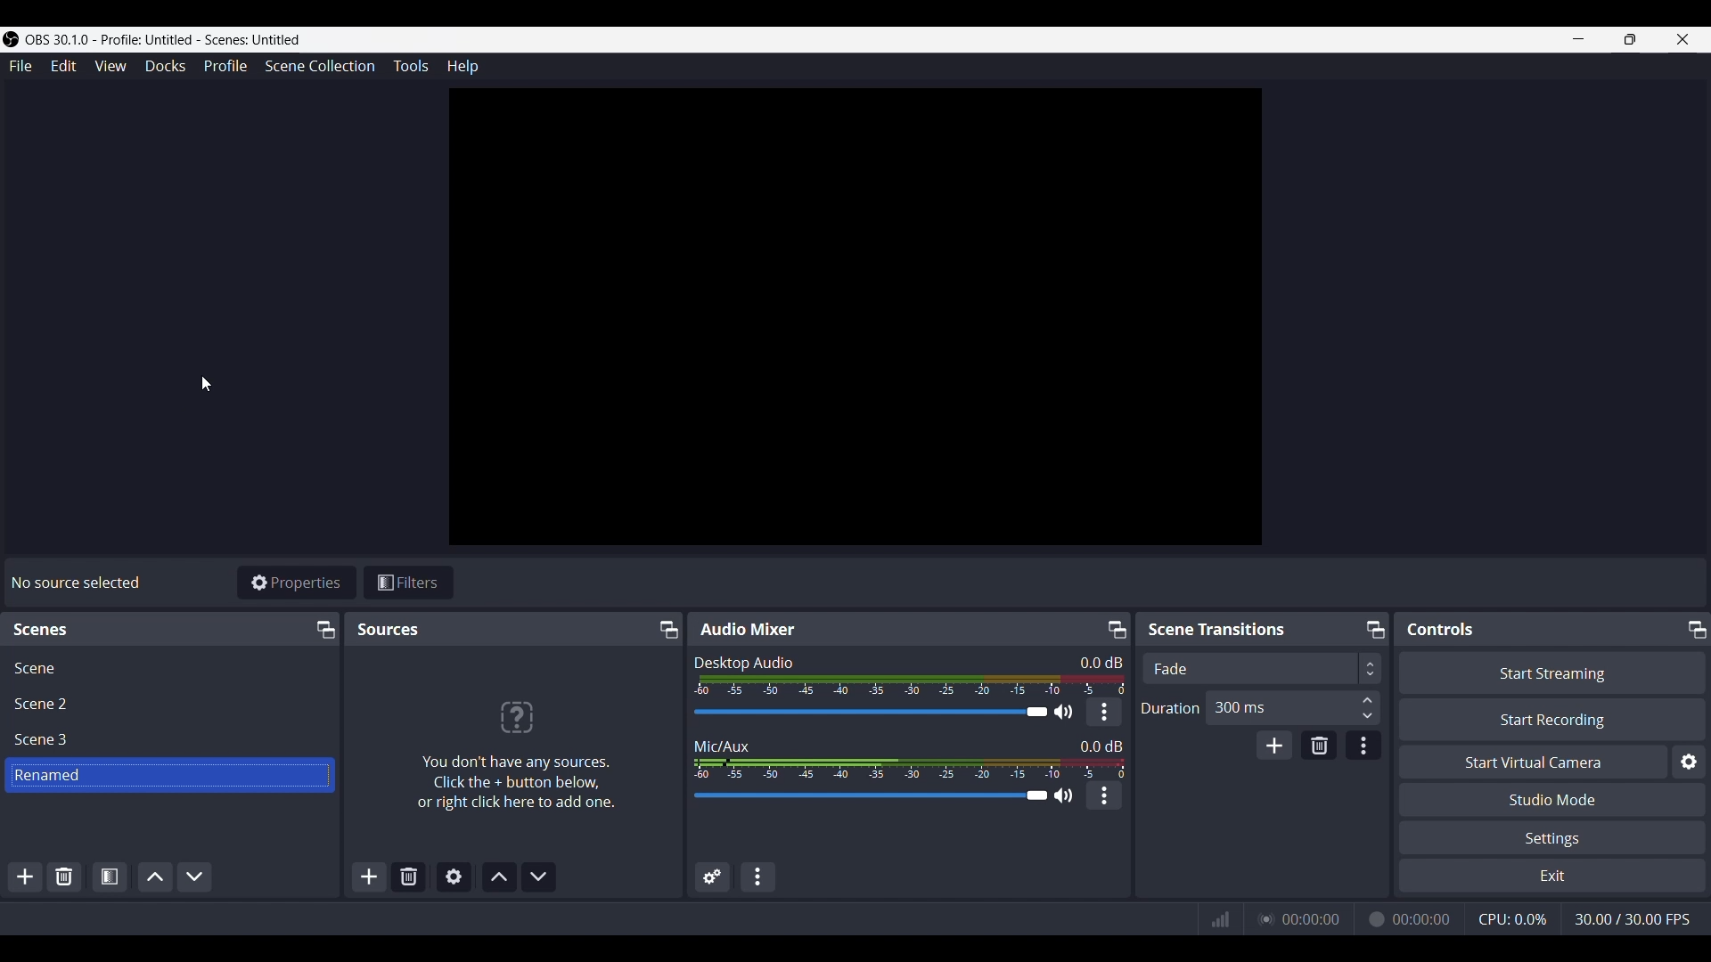 The image size is (1711, 962). Describe the element at coordinates (1064, 712) in the screenshot. I see `Speaker Icon` at that location.